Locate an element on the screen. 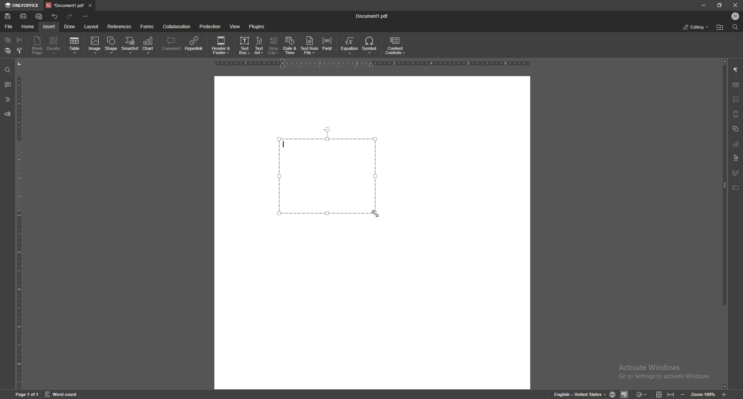 Image resolution: width=743 pixels, height=399 pixels. image is located at coordinates (95, 45).